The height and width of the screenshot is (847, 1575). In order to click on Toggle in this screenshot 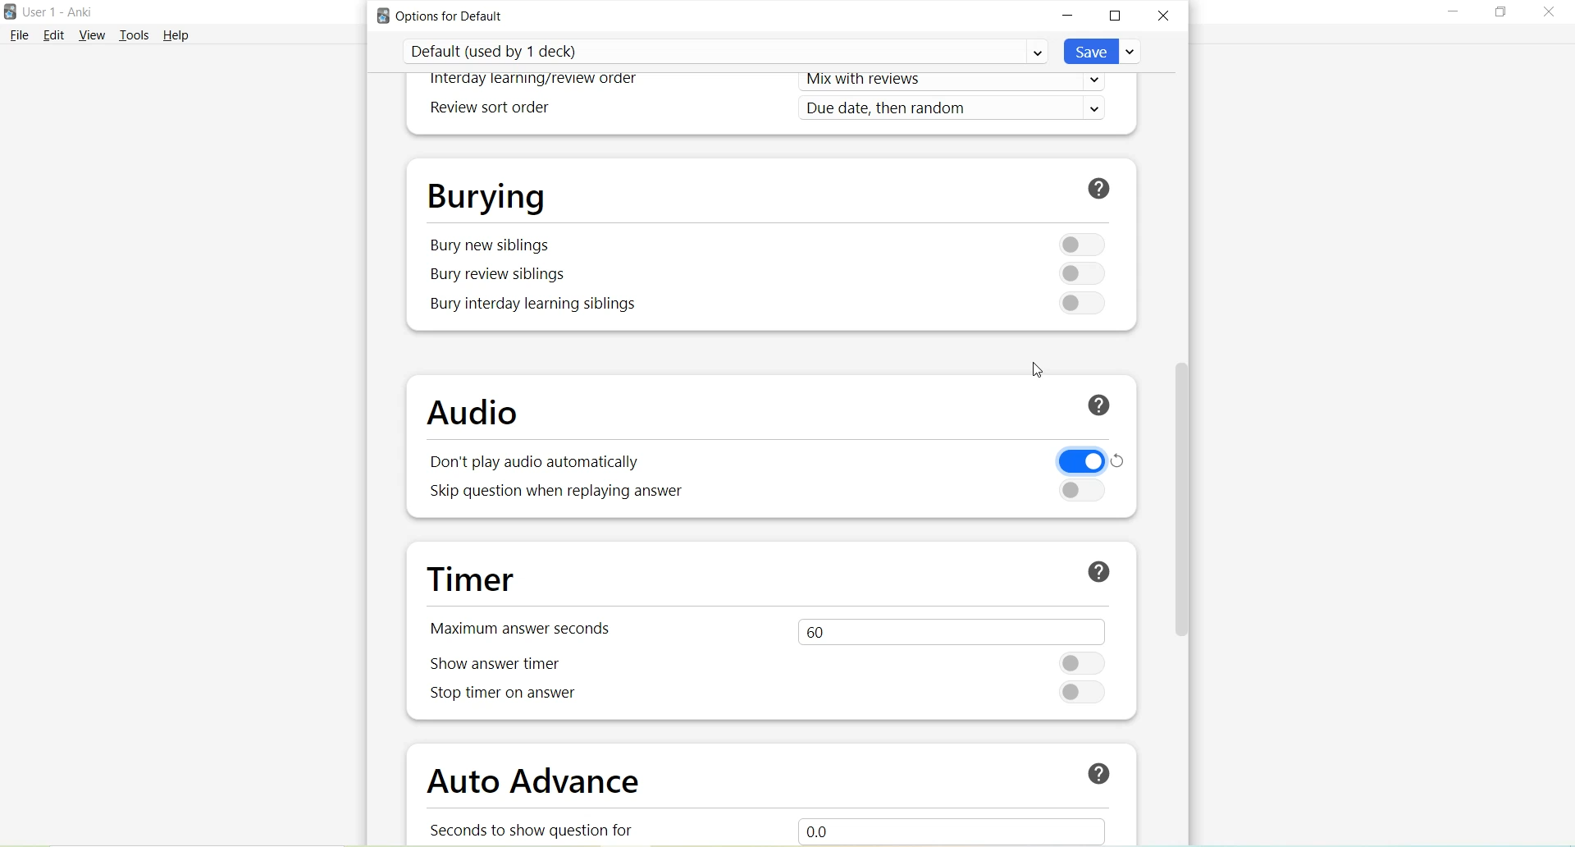, I will do `click(1078, 274)`.